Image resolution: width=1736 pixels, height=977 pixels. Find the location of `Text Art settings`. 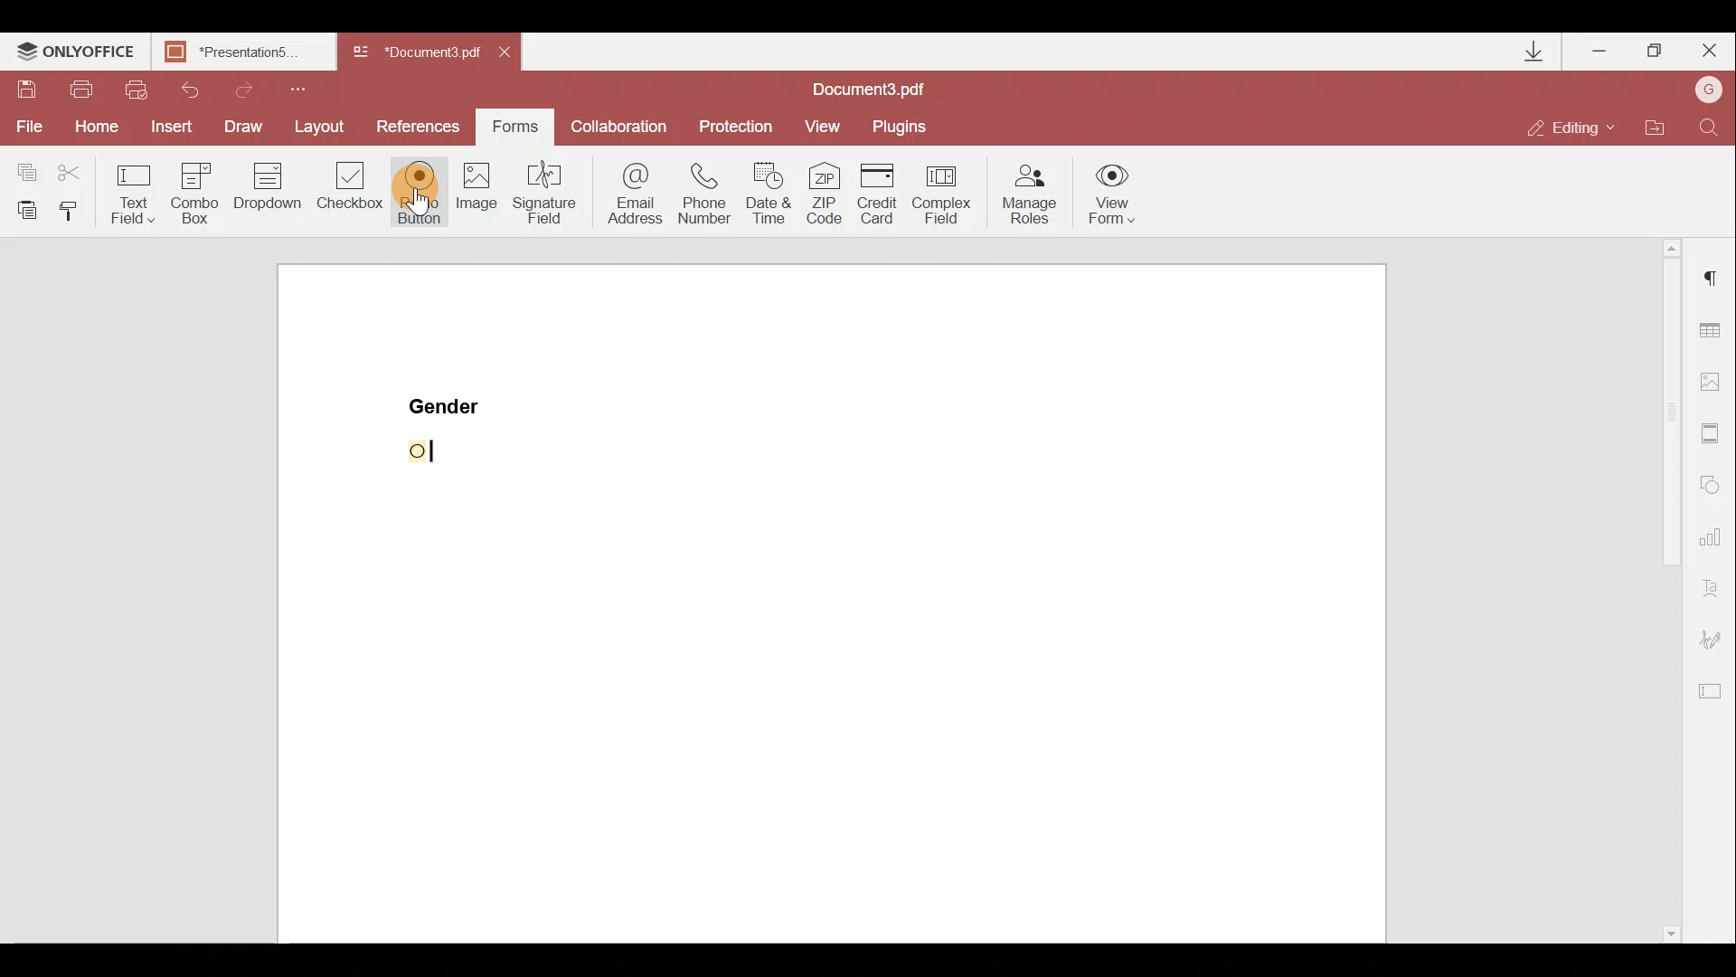

Text Art settings is located at coordinates (1715, 591).